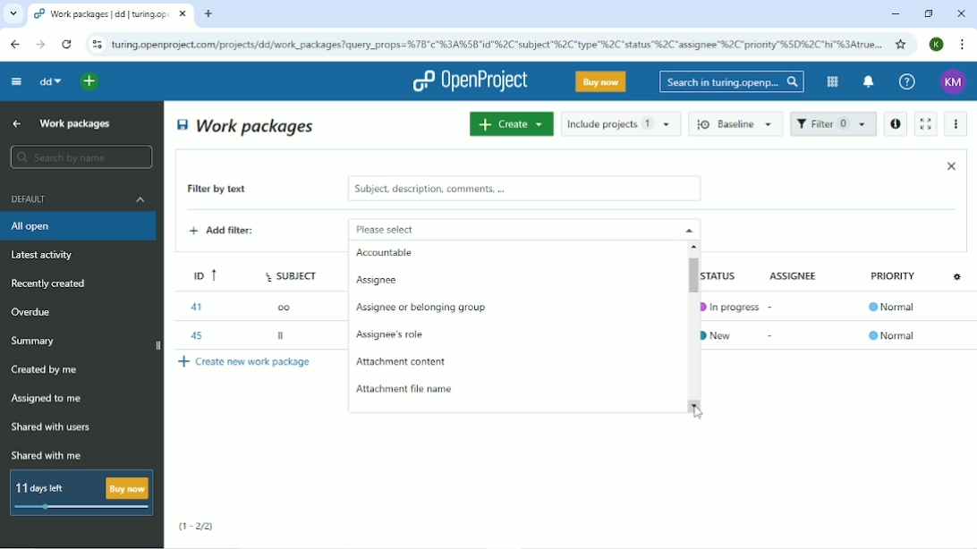 The width and height of the screenshot is (977, 549). Describe the element at coordinates (957, 124) in the screenshot. I see `More actions` at that location.